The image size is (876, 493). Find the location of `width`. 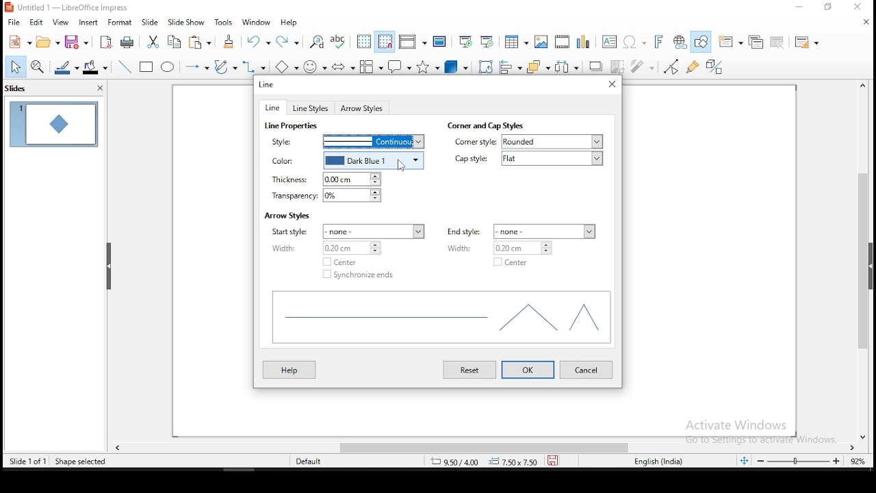

width is located at coordinates (291, 249).